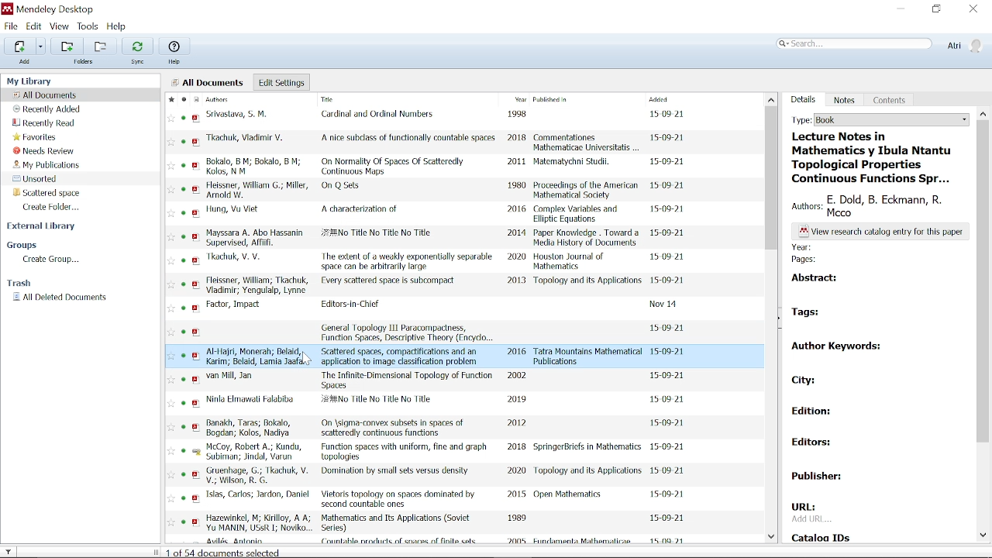  What do you see at coordinates (46, 192) in the screenshot?
I see `Folder "Scattered space"` at bounding box center [46, 192].